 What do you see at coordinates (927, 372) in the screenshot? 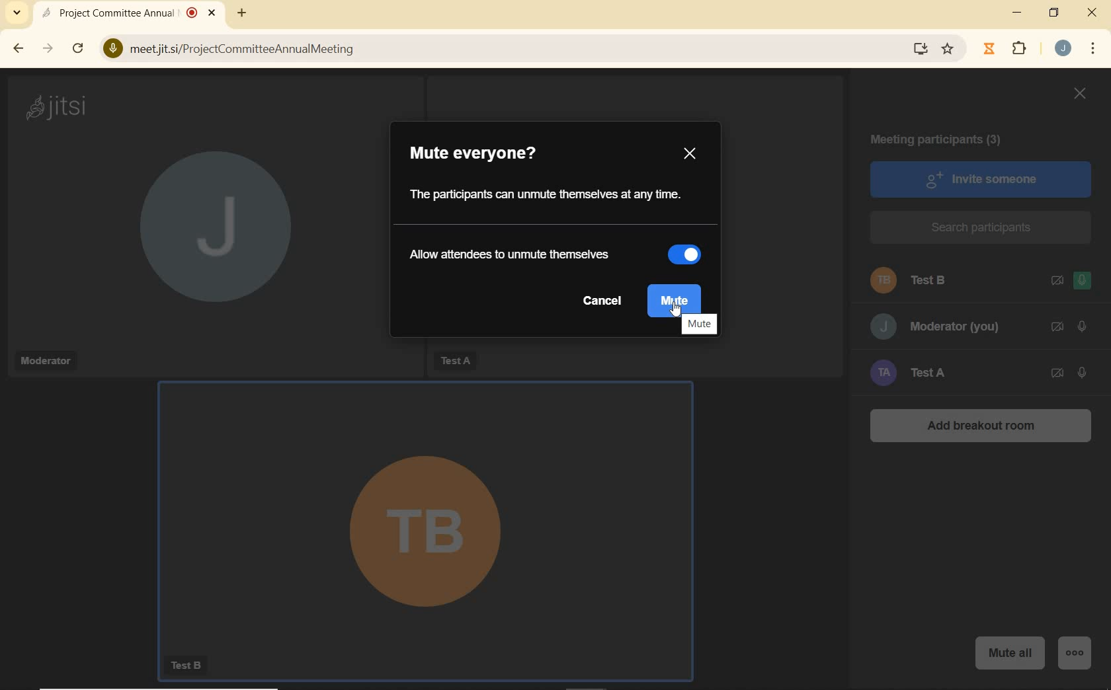
I see `PARTICIPANT A` at bounding box center [927, 372].